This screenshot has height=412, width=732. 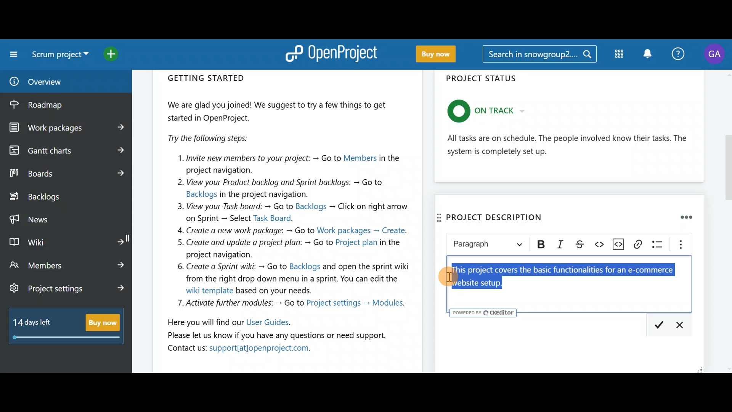 I want to click on Modules, so click(x=618, y=56).